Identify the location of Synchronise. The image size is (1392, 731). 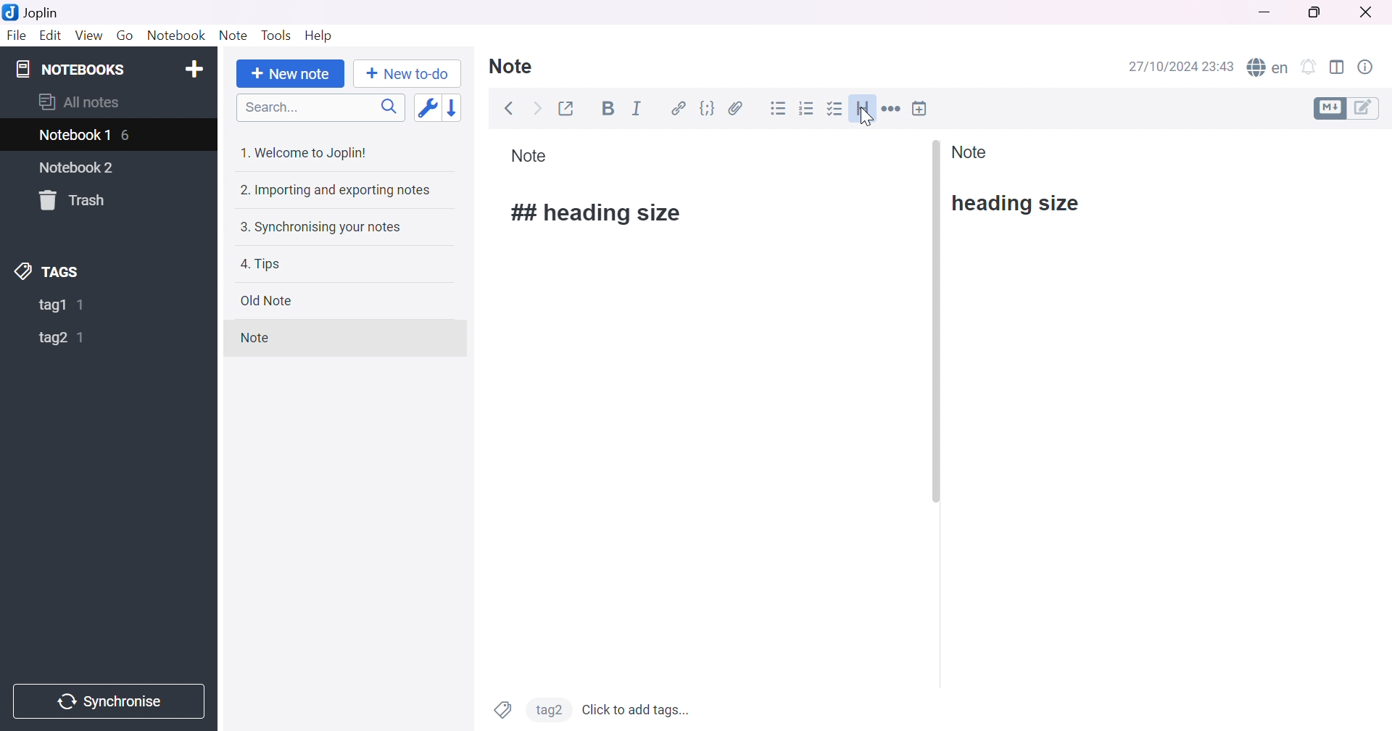
(107, 701).